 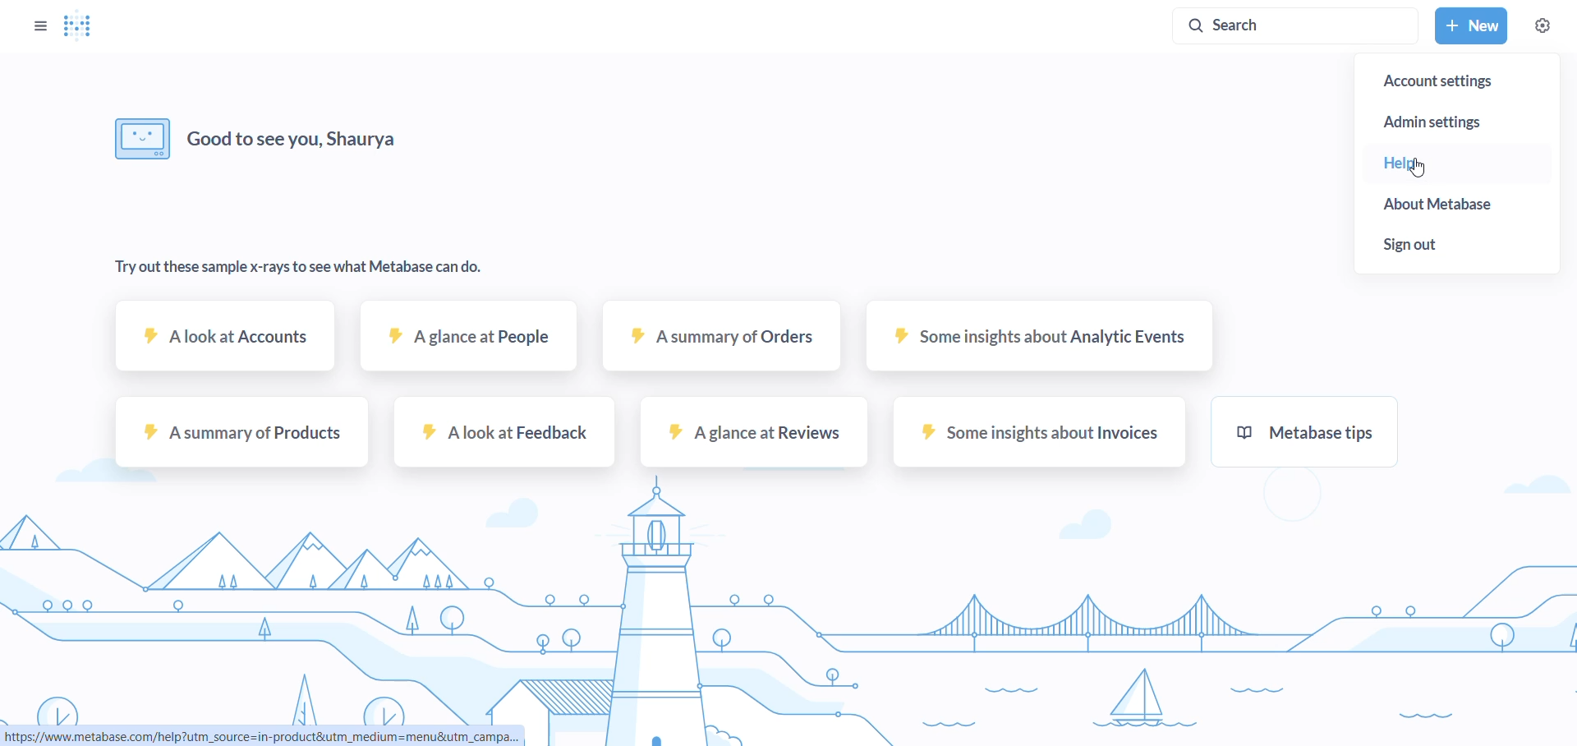 What do you see at coordinates (756, 437) in the screenshot?
I see `A glance at reviews sample` at bounding box center [756, 437].